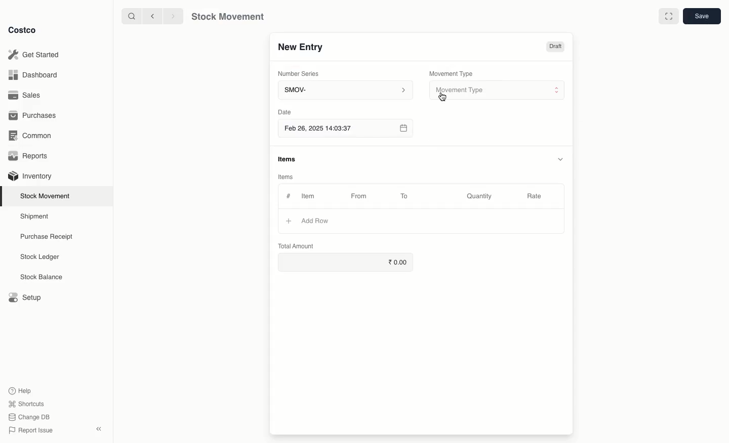  What do you see at coordinates (98, 428) in the screenshot?
I see `collapse` at bounding box center [98, 428].